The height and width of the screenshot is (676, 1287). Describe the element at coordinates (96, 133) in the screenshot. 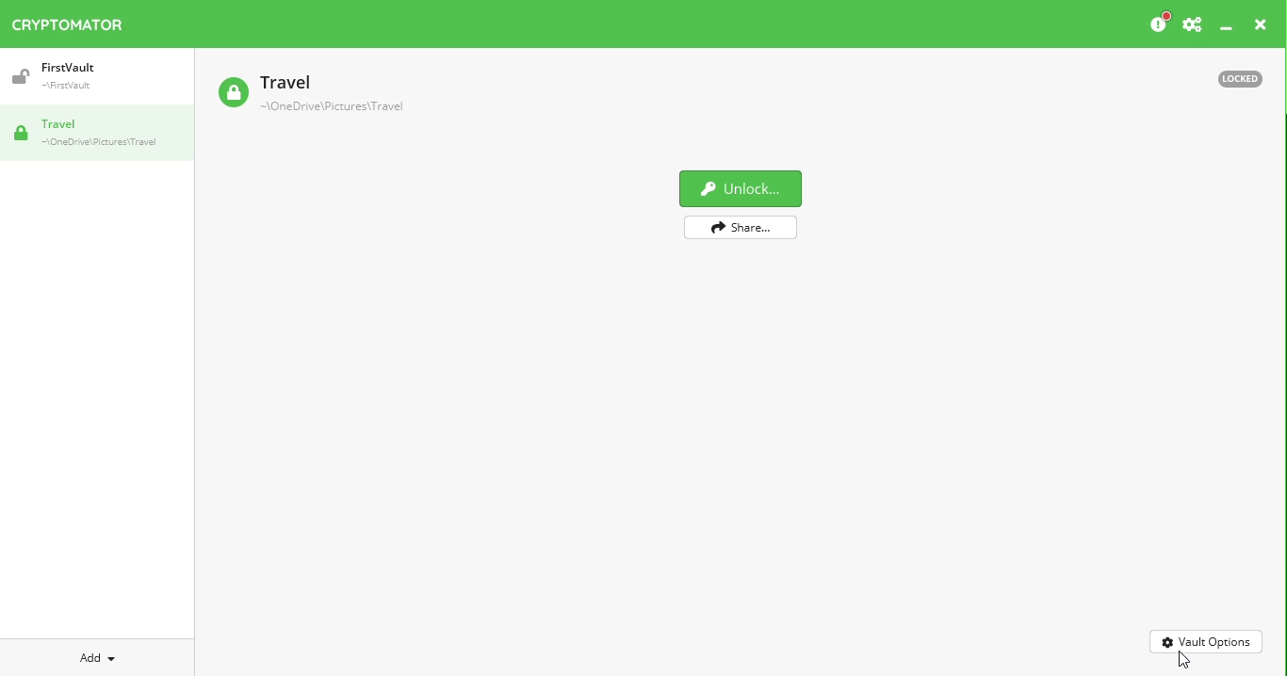

I see `Vault` at that location.